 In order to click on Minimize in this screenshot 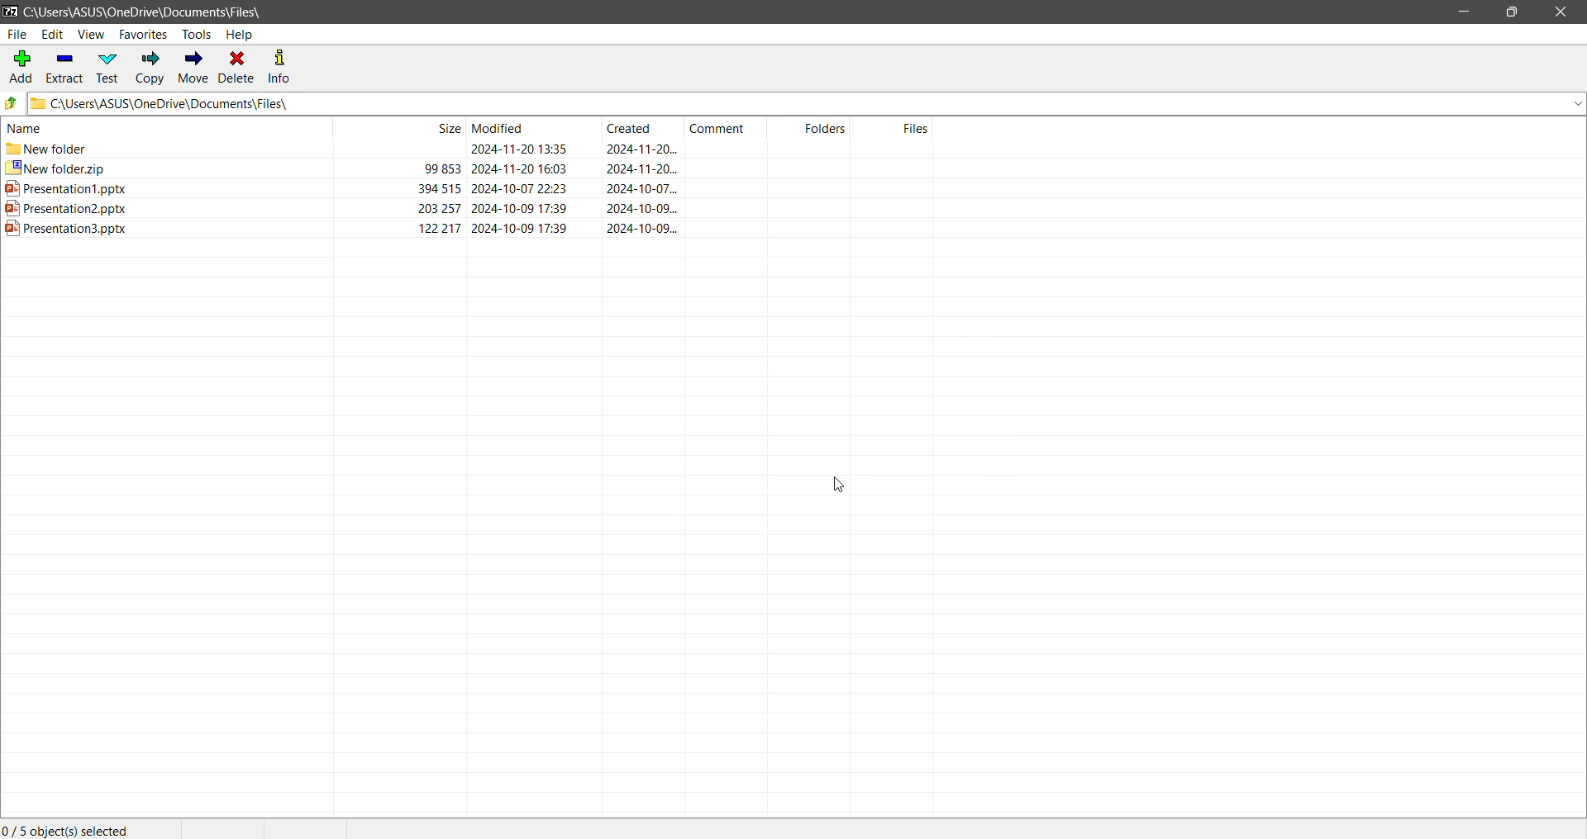, I will do `click(1463, 12)`.